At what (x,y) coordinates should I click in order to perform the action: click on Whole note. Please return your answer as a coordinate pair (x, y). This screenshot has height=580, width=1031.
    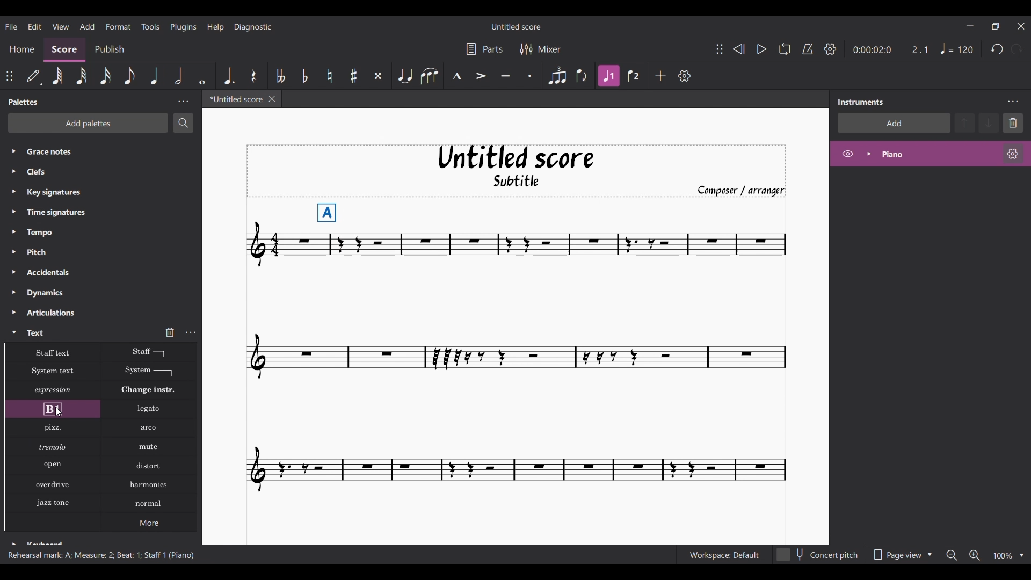
    Looking at the image, I should click on (202, 76).